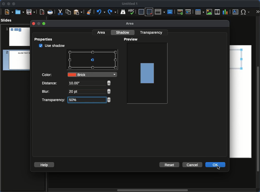  What do you see at coordinates (31, 12) in the screenshot?
I see `Save` at bounding box center [31, 12].